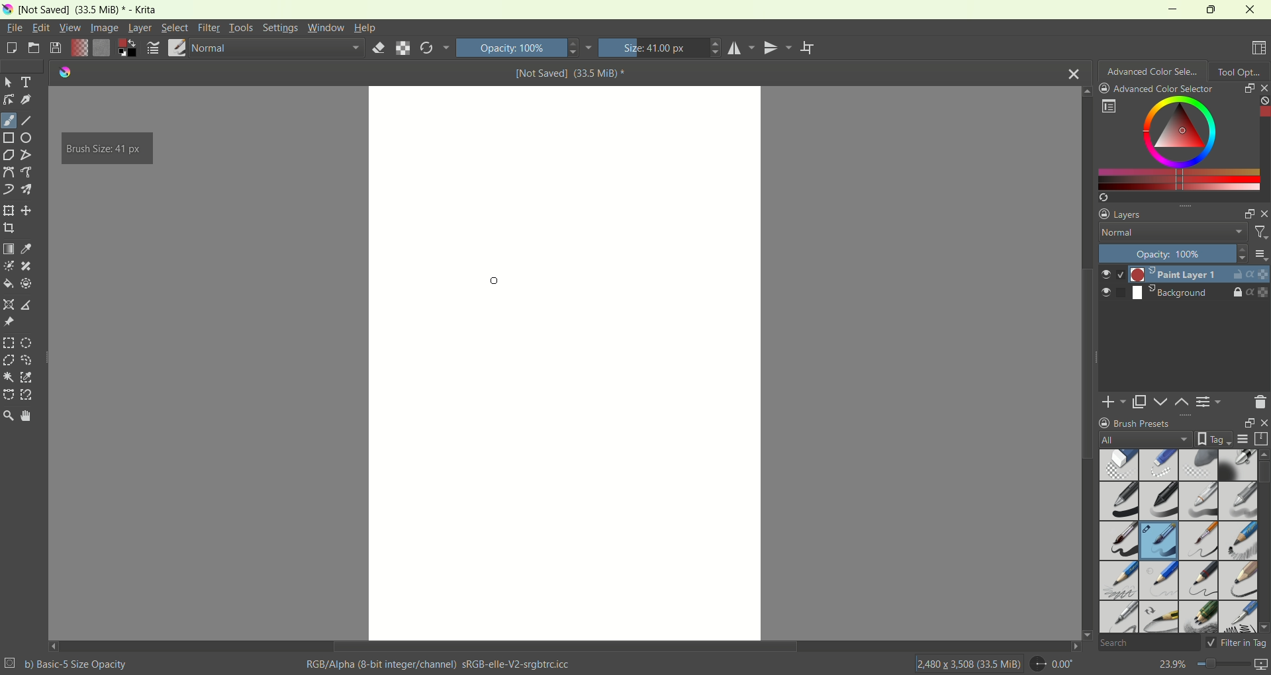 This screenshot has height=675, width=1271. Describe the element at coordinates (1074, 72) in the screenshot. I see `close` at that location.